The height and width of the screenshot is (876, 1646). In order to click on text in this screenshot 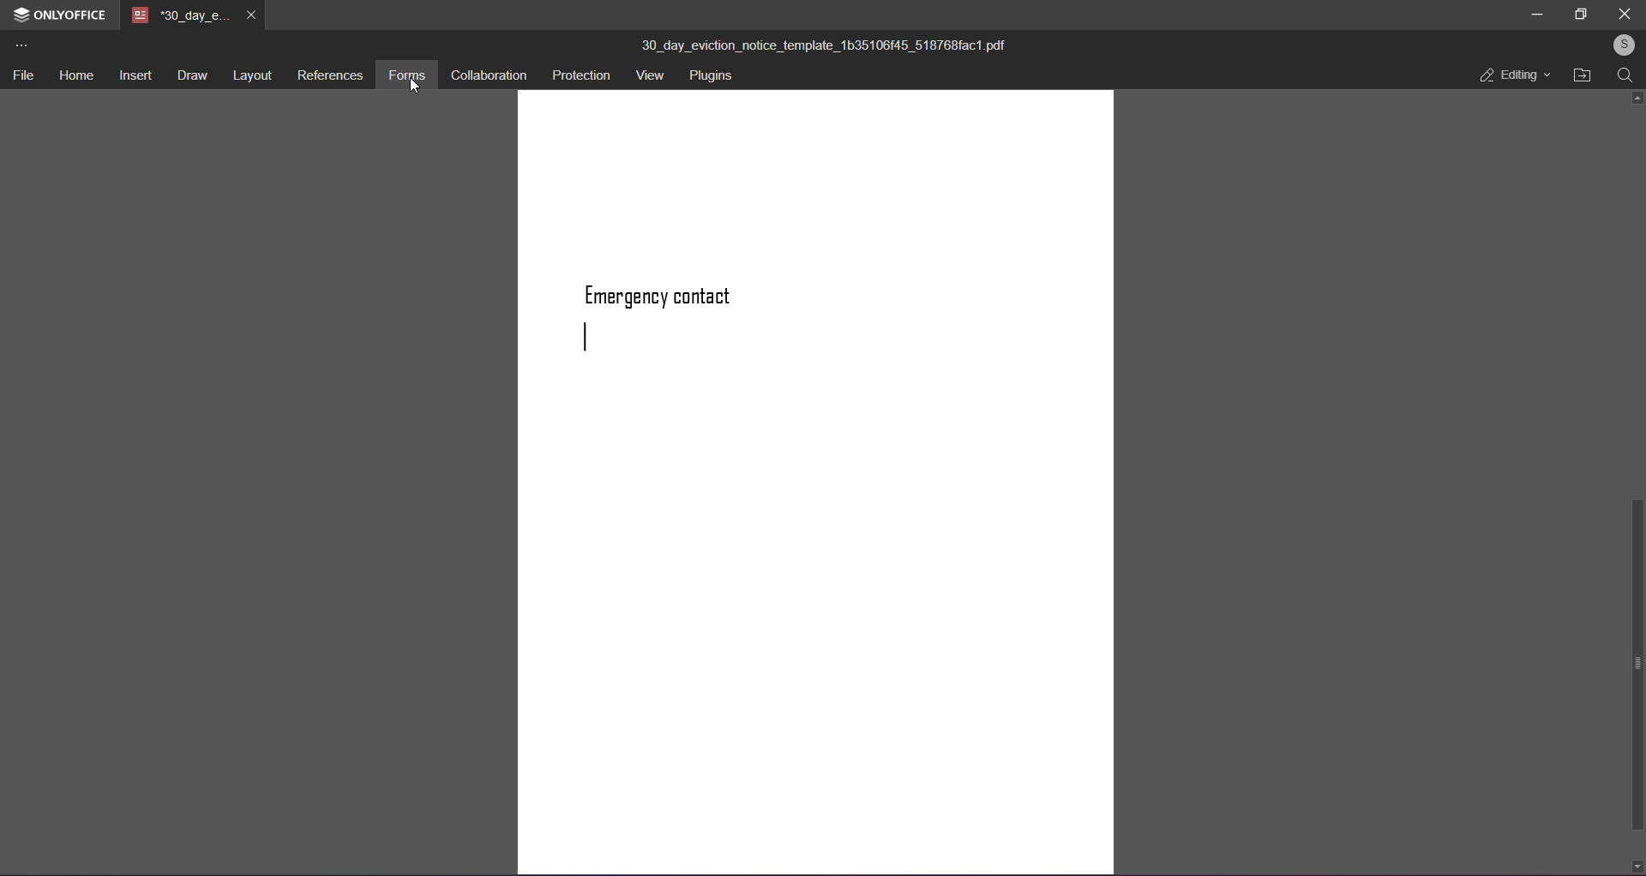, I will do `click(674, 294)`.